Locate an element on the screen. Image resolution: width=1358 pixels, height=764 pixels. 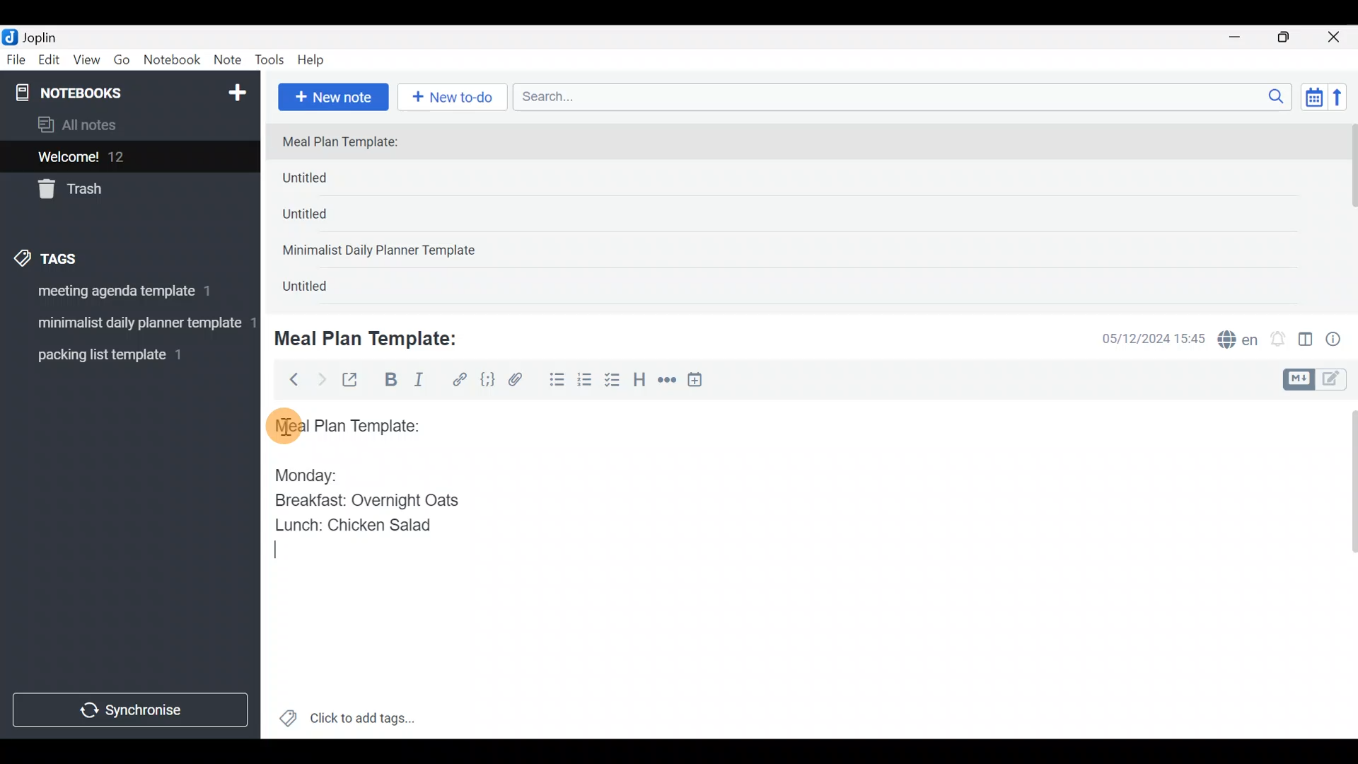
Minimalist Daily Planner Template is located at coordinates (383, 252).